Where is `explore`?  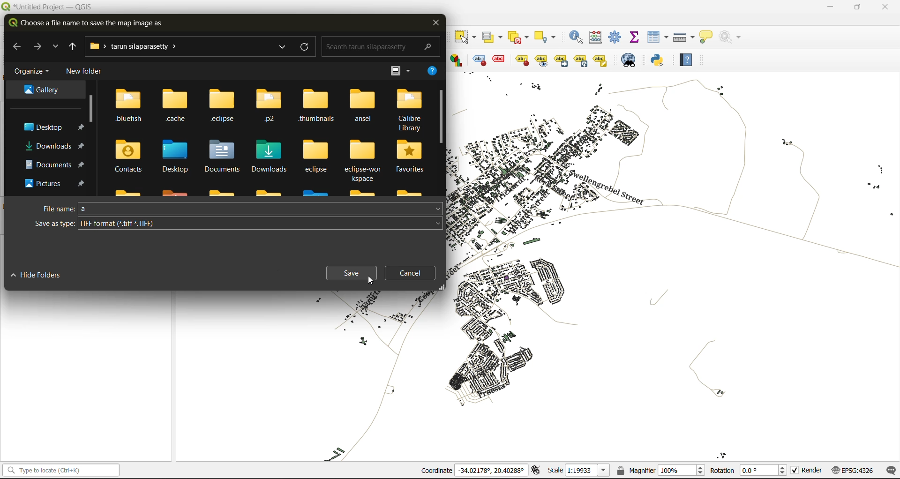 explore is located at coordinates (281, 47).